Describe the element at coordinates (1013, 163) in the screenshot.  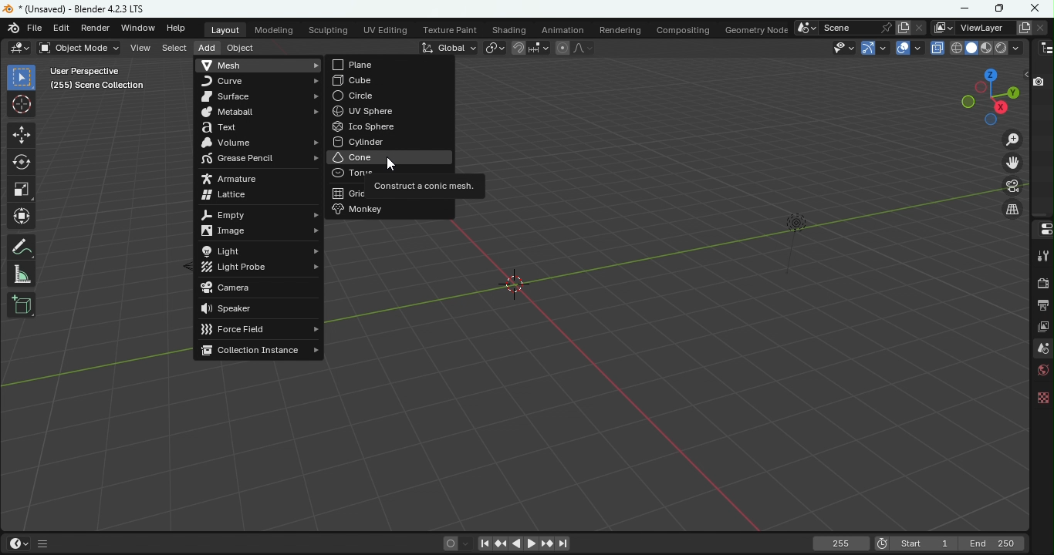
I see `Move he view` at that location.